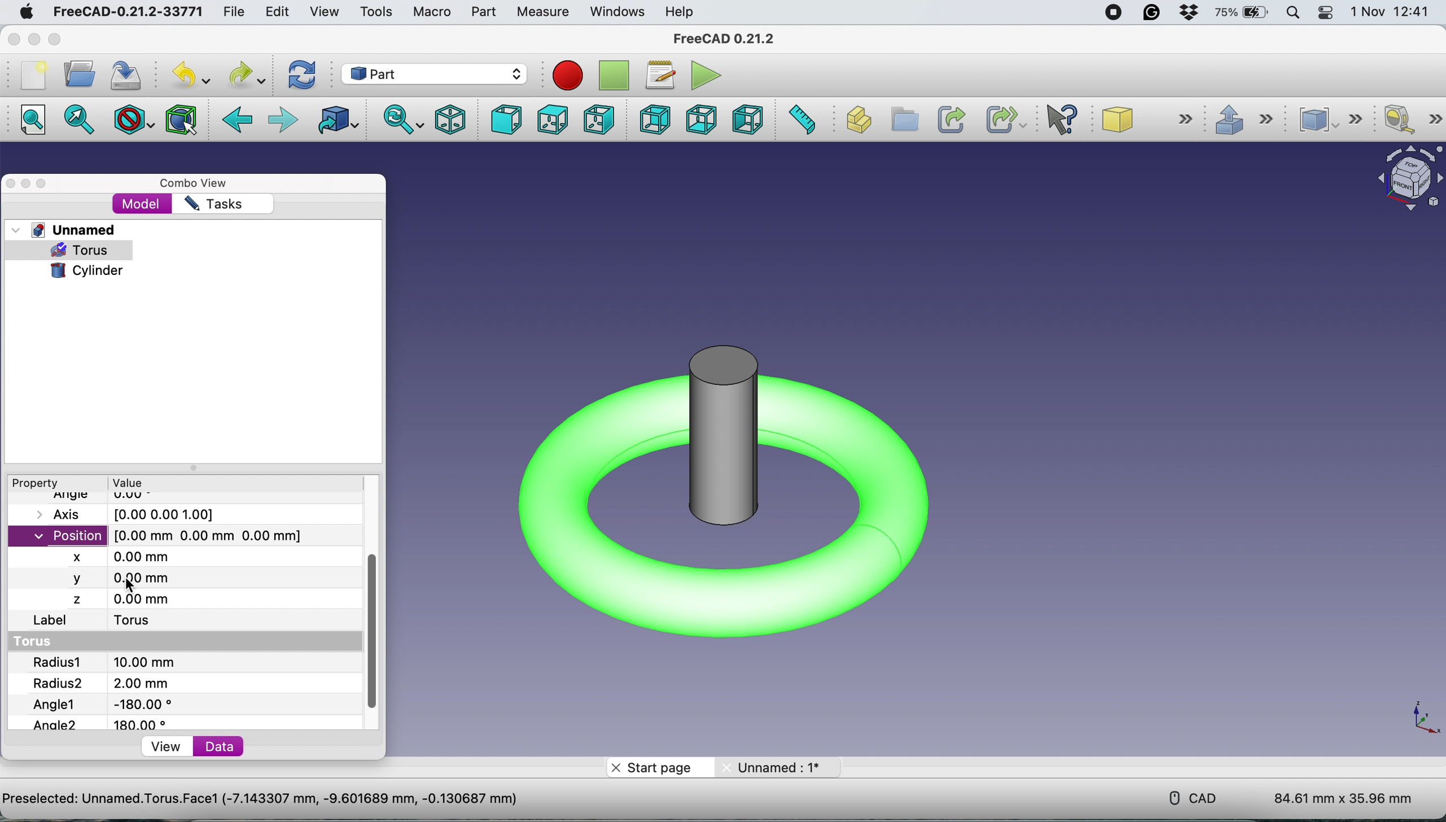 This screenshot has width=1446, height=822. Describe the element at coordinates (1188, 13) in the screenshot. I see `dropbox` at that location.